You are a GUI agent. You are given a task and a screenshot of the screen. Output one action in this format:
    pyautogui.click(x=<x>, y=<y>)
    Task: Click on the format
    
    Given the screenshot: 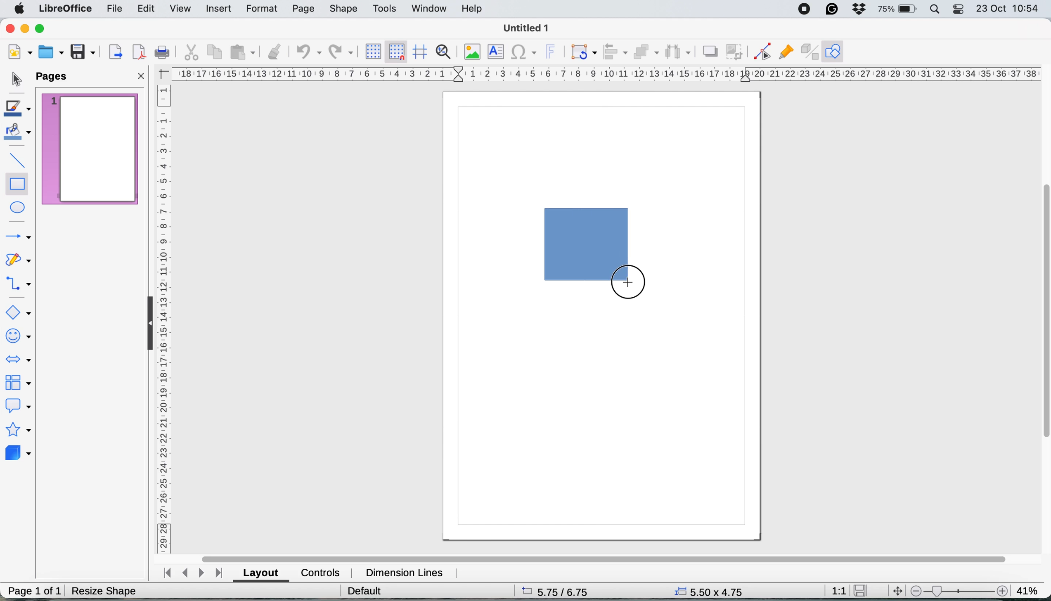 What is the action you would take?
    pyautogui.click(x=261, y=7)
    